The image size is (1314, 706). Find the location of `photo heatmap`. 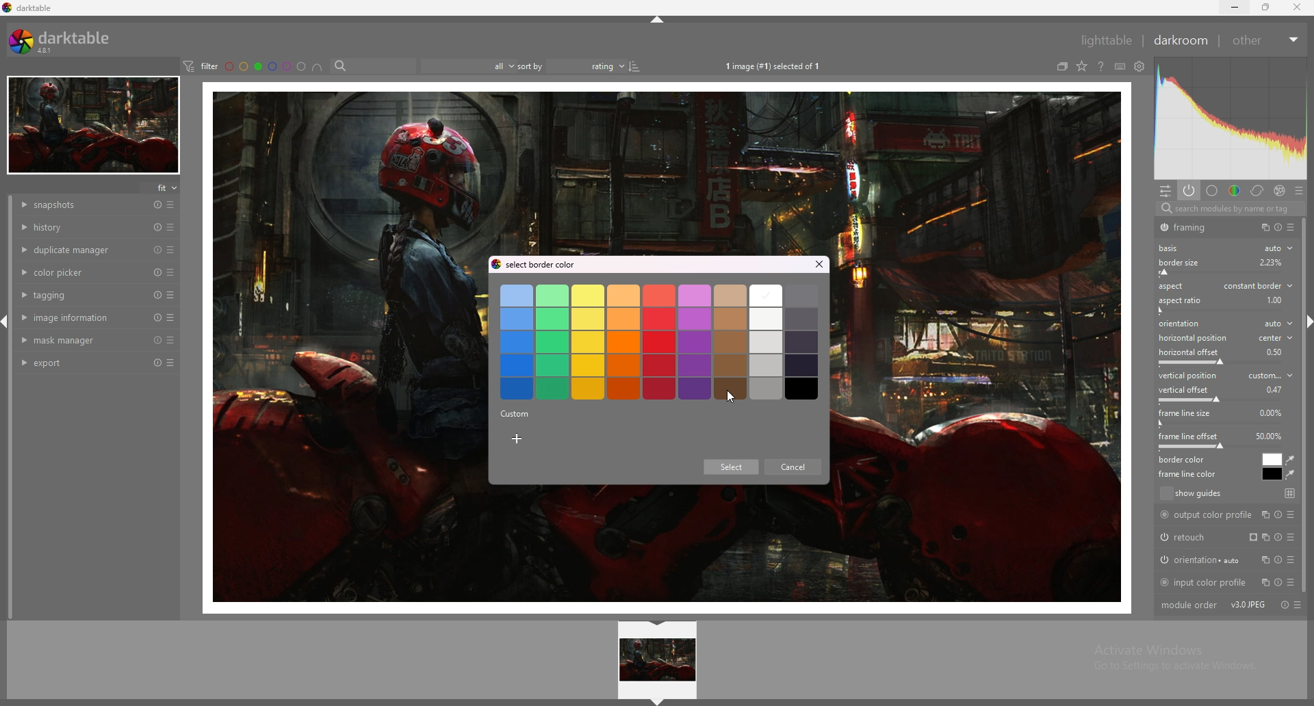

photo heatmap is located at coordinates (1231, 118).